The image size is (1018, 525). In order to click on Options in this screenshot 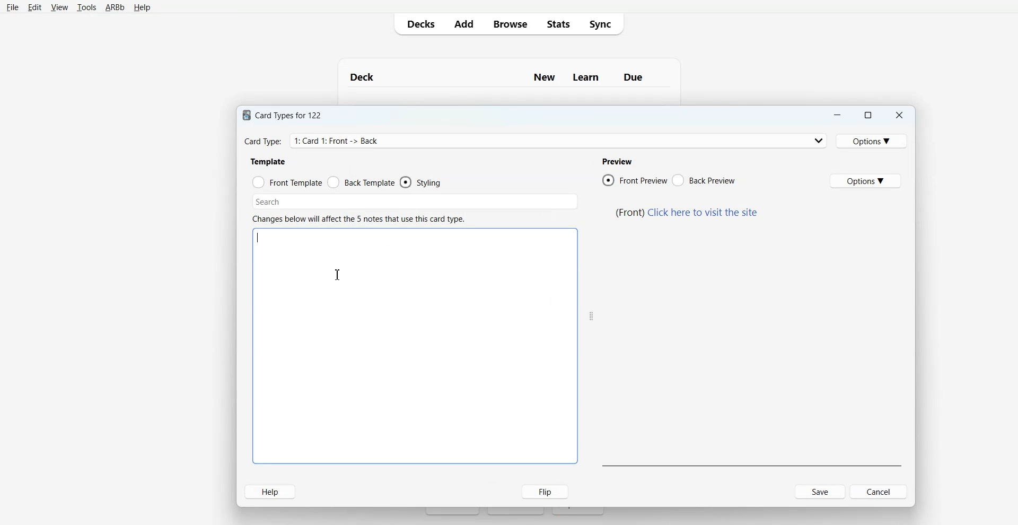, I will do `click(866, 181)`.